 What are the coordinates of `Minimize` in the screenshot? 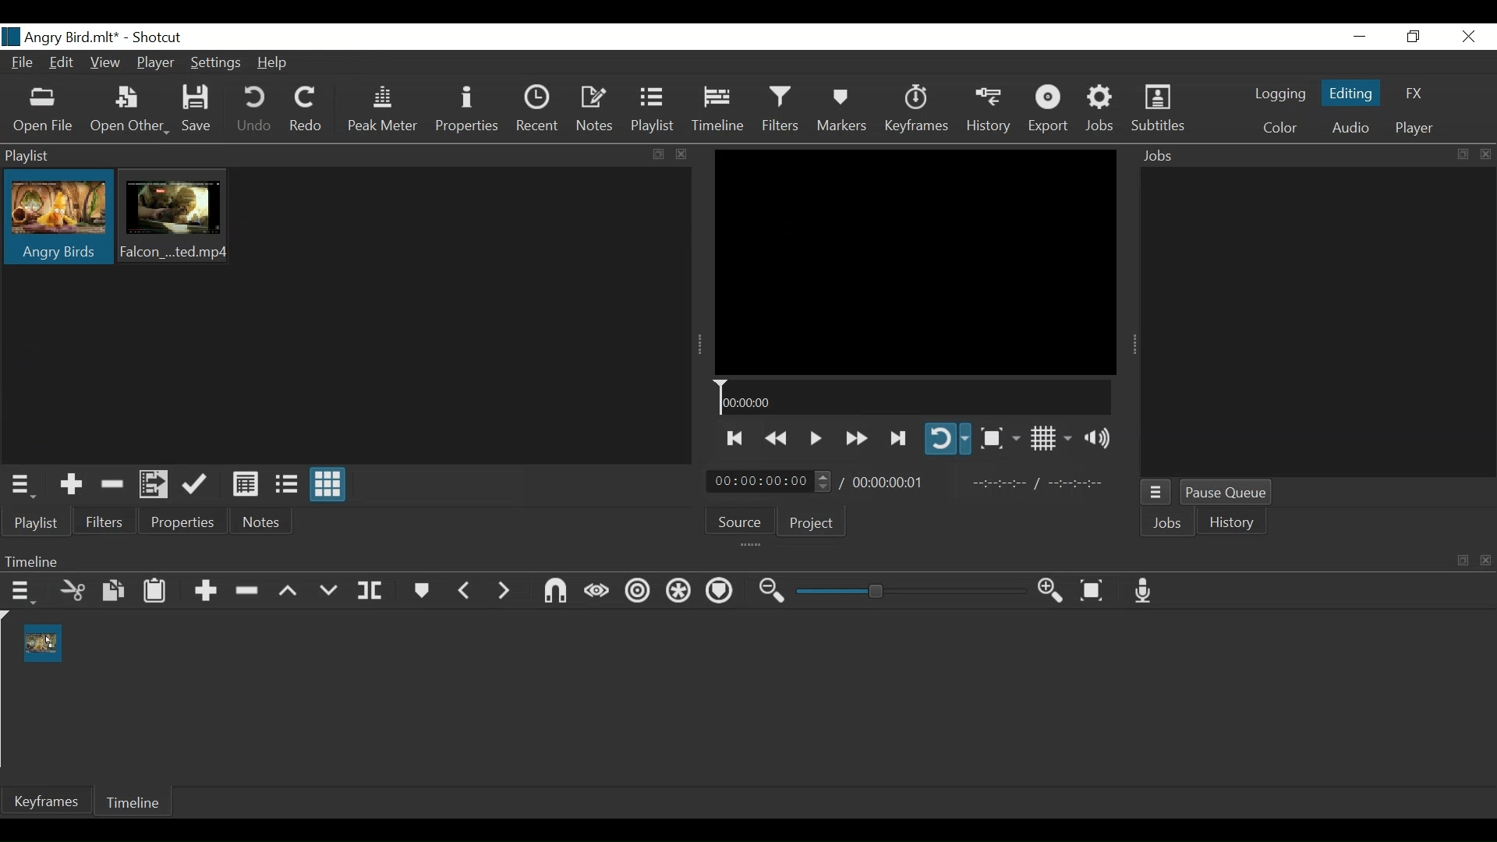 It's located at (1360, 37).